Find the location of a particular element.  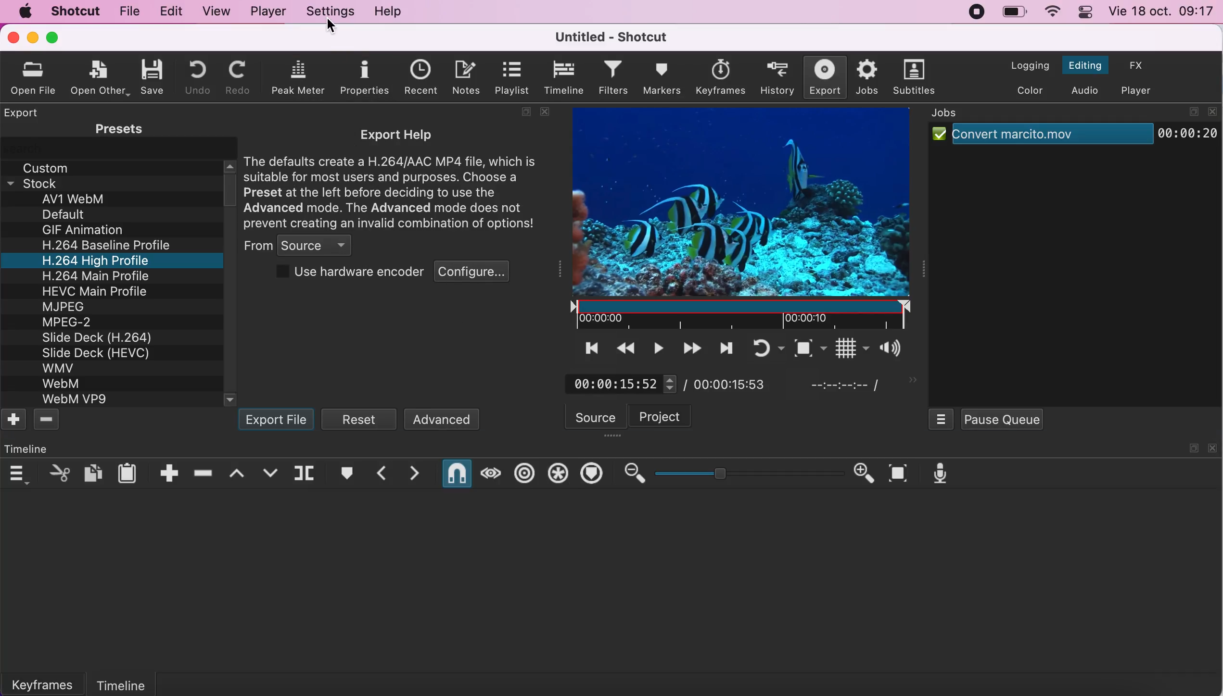

timeline is located at coordinates (145, 681).